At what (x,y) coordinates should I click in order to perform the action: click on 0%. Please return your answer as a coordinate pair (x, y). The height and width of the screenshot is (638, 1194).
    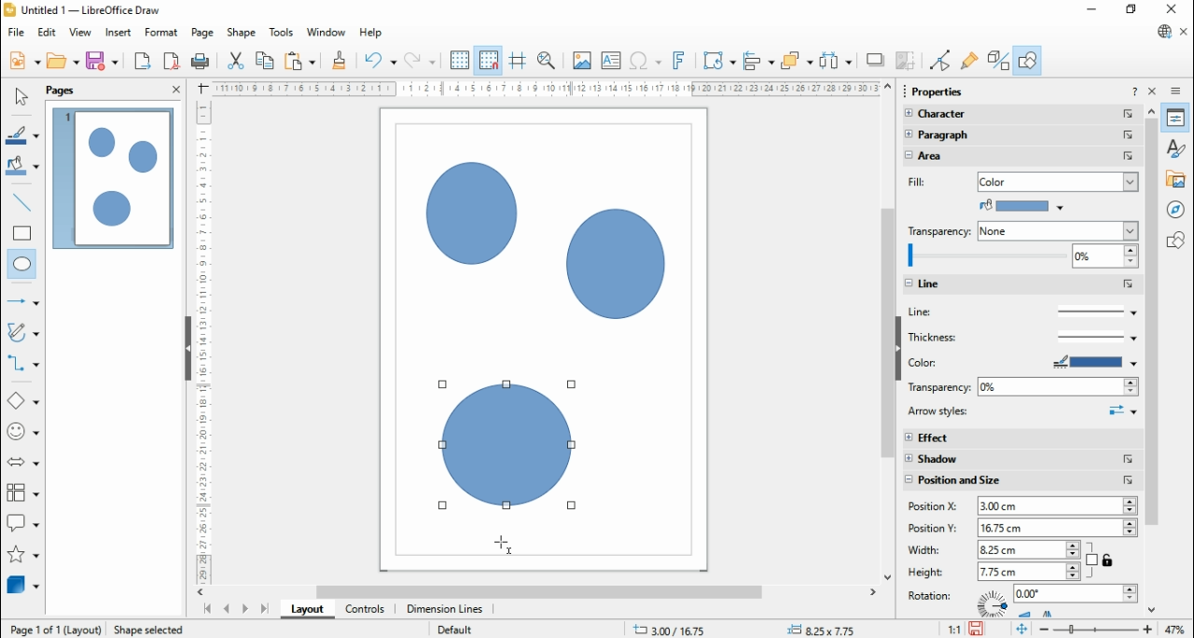
    Looking at the image, I should click on (1058, 387).